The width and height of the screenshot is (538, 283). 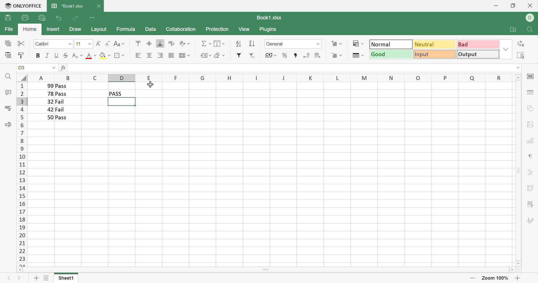 I want to click on Percent style, so click(x=284, y=55).